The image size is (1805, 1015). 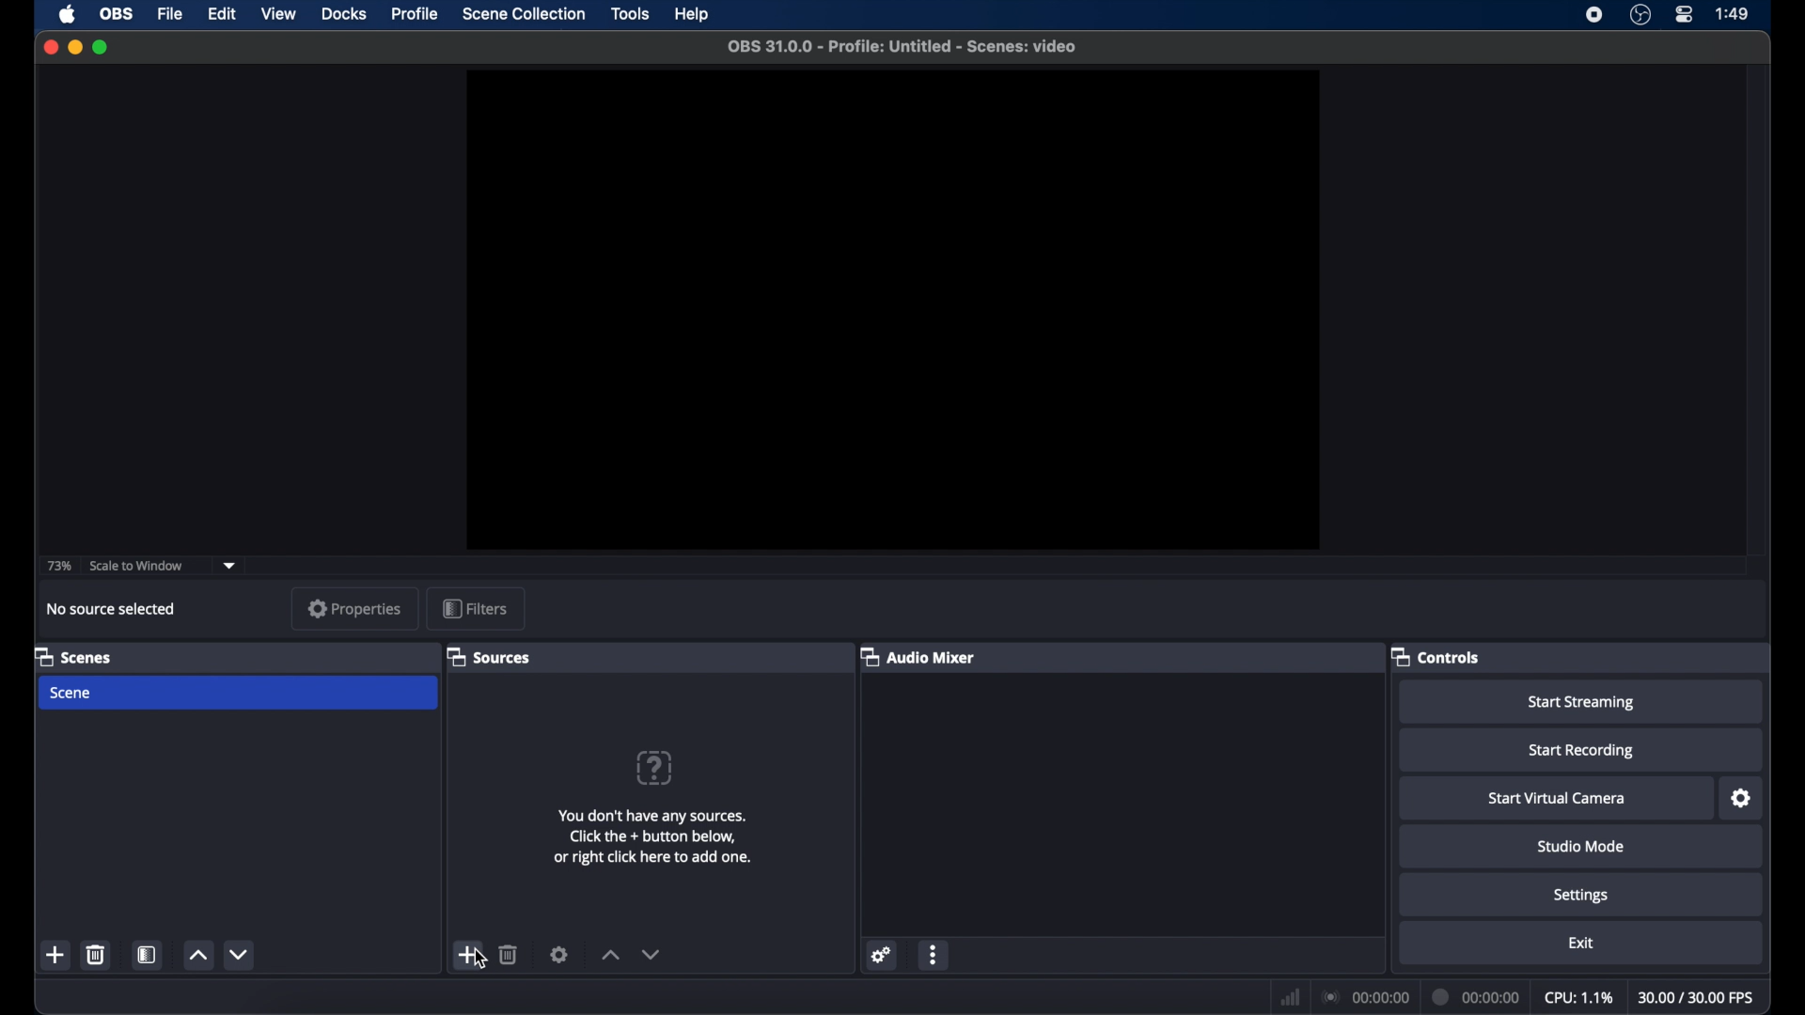 I want to click on more options, so click(x=935, y=955).